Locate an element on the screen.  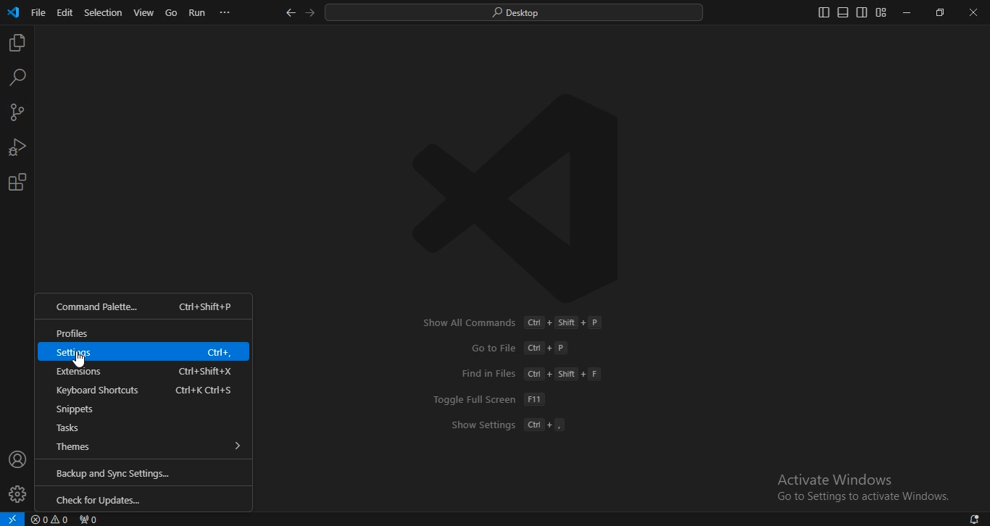
minimize is located at coordinates (908, 12).